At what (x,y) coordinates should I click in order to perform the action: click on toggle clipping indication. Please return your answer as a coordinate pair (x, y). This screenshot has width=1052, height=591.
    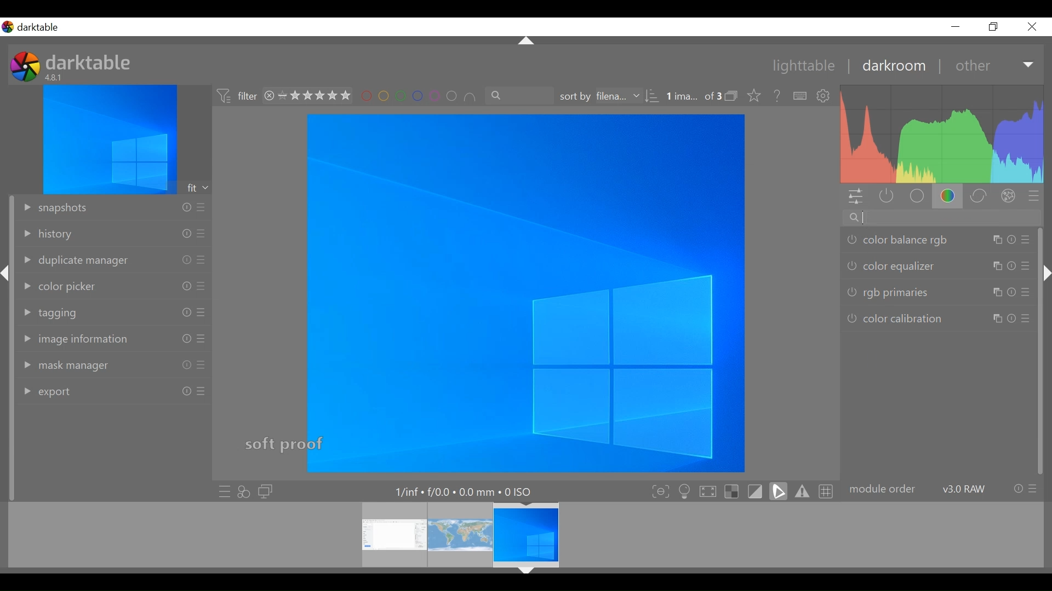
    Looking at the image, I should click on (779, 490).